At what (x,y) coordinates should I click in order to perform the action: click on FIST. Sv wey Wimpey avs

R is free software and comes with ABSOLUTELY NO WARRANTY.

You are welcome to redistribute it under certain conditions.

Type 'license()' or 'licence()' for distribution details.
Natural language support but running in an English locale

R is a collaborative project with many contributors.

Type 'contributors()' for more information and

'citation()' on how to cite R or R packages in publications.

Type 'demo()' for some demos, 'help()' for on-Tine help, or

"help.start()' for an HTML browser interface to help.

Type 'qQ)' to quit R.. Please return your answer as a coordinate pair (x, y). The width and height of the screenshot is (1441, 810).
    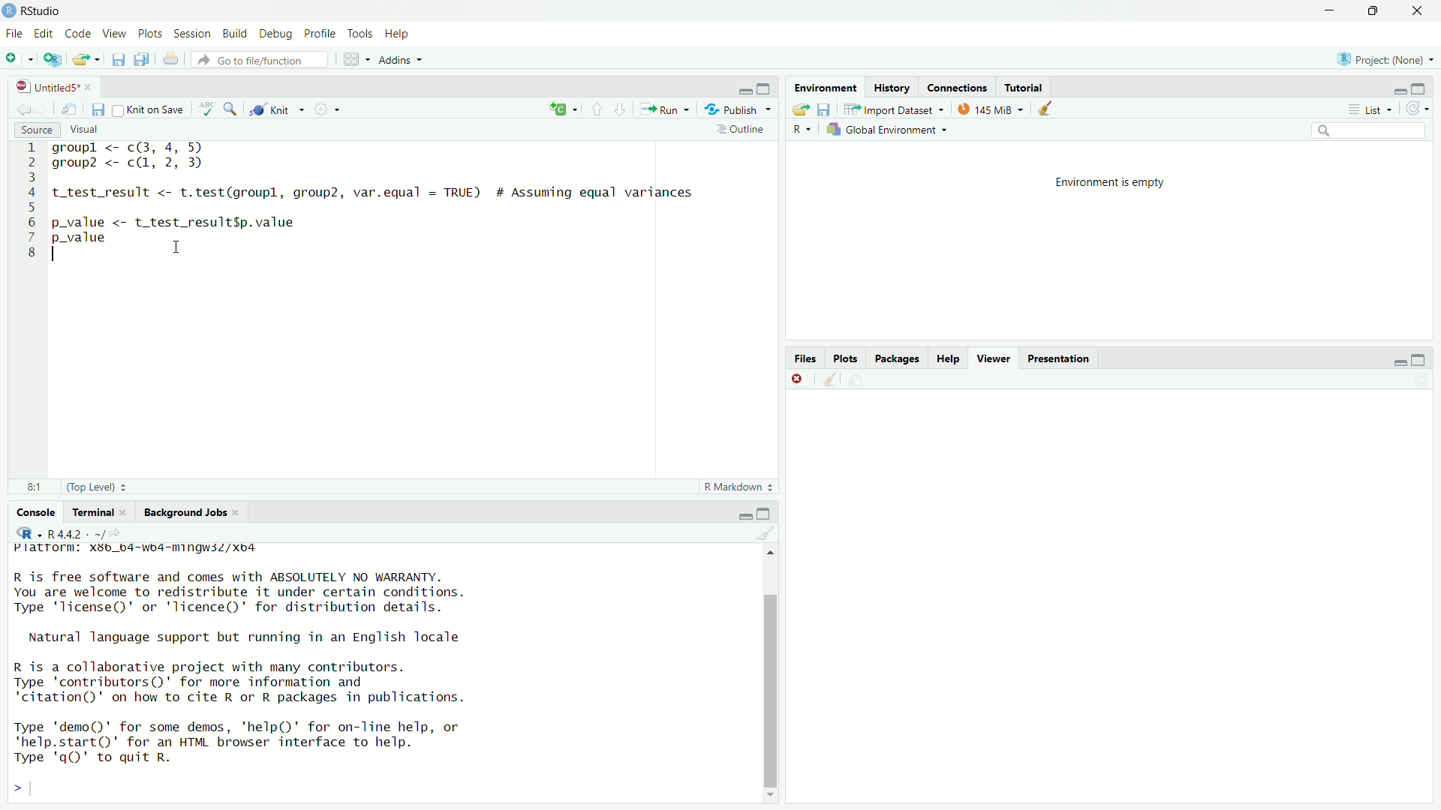
    Looking at the image, I should click on (238, 658).